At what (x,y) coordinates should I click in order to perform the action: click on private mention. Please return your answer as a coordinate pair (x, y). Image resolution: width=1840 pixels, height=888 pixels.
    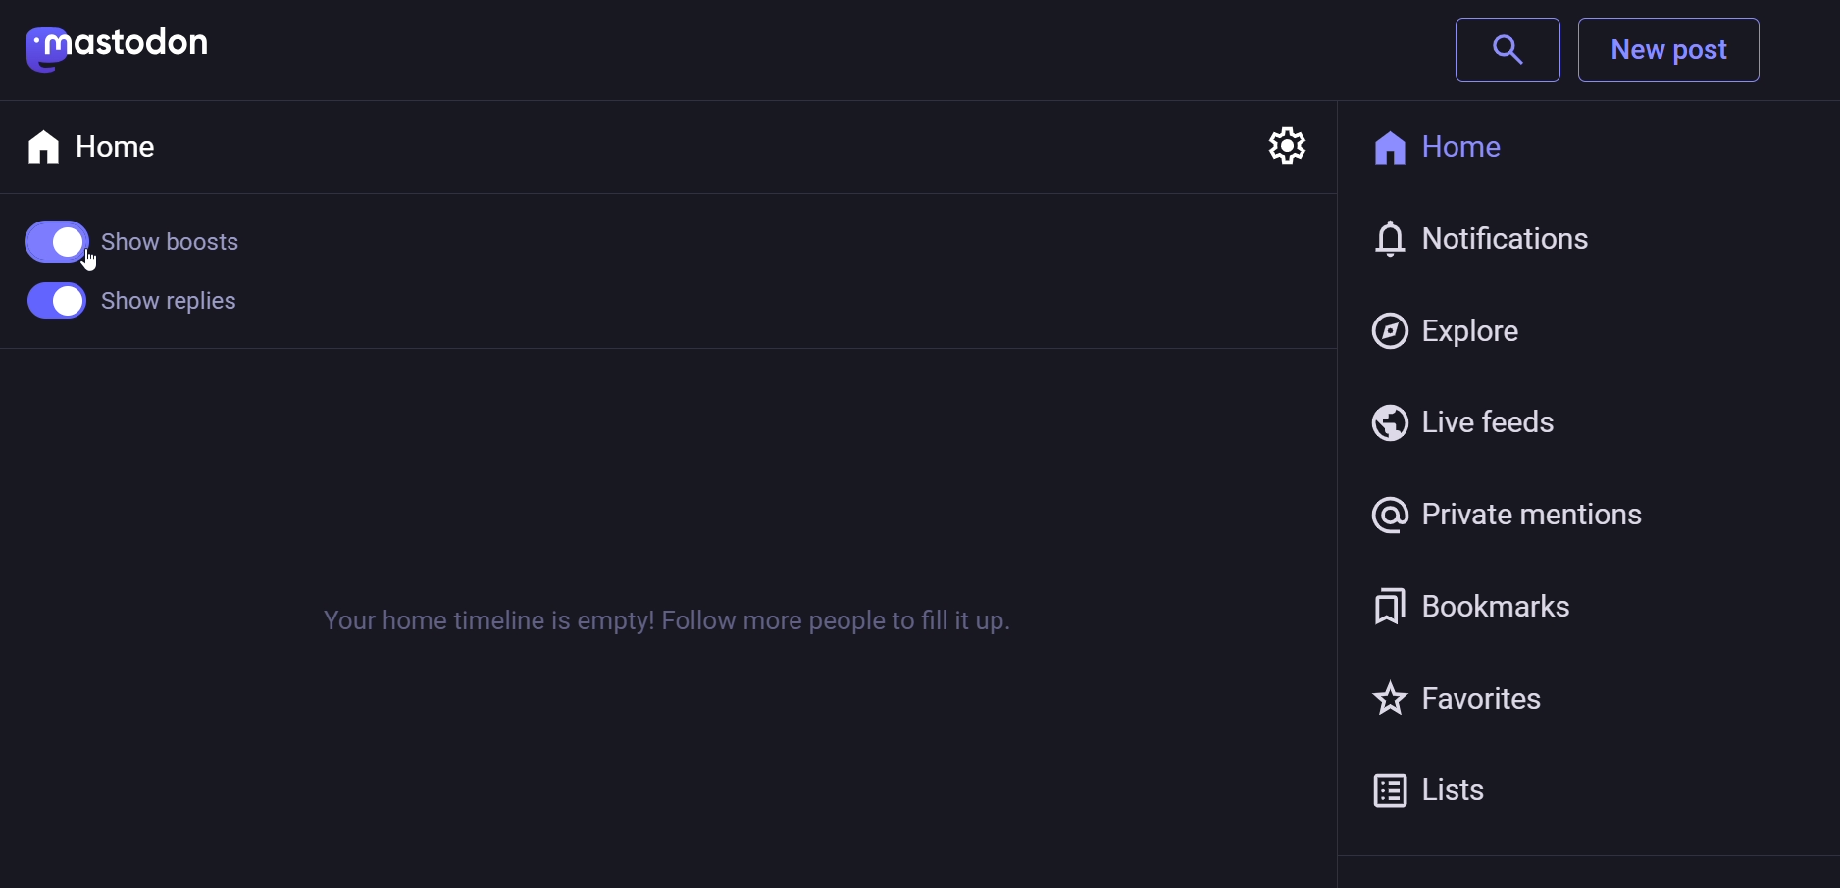
    Looking at the image, I should click on (1512, 510).